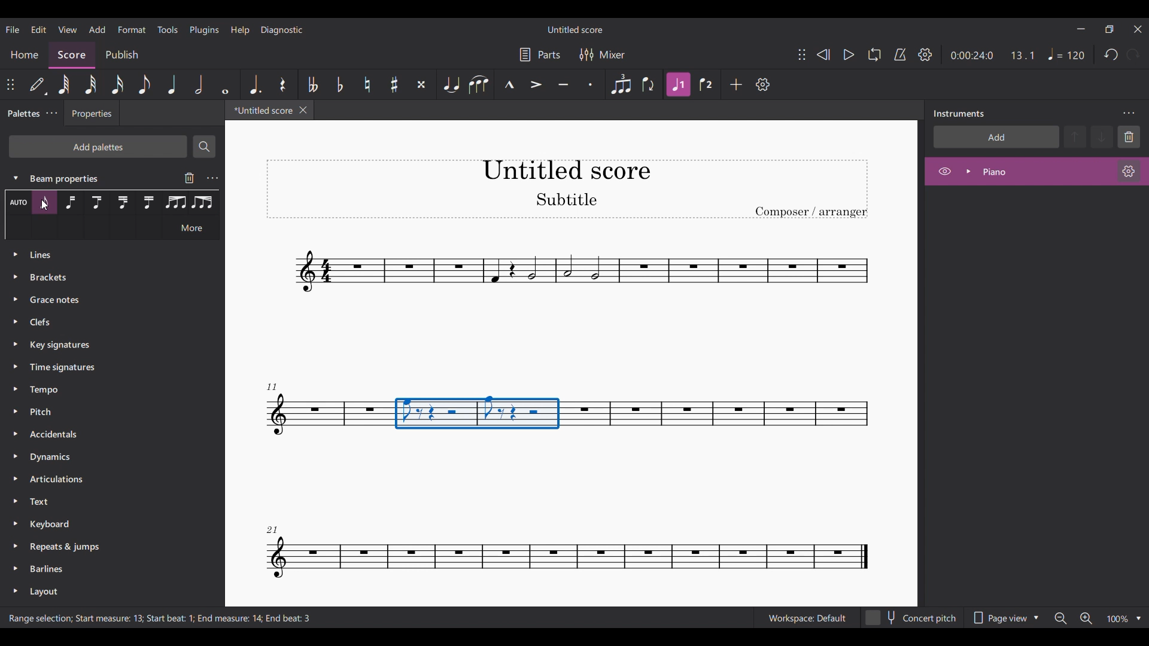 The width and height of the screenshot is (1149, 646). I want to click on Panel settings, so click(1129, 114).